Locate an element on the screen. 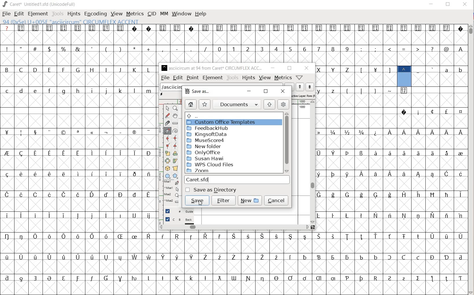 The height and width of the screenshot is (295, 474). New Folder is located at coordinates (204, 146).